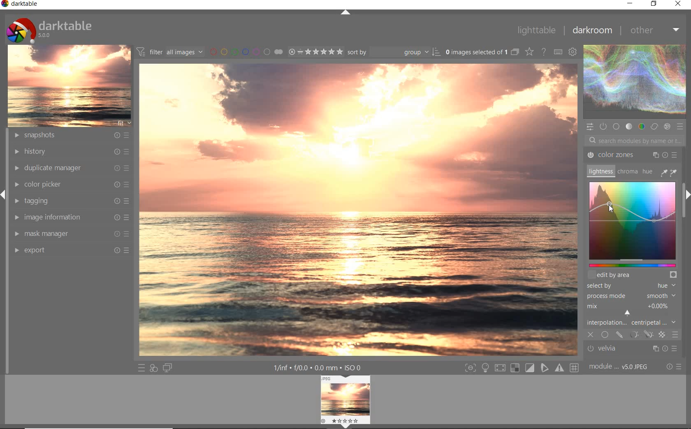 Image resolution: width=691 pixels, height=429 pixels. Describe the element at coordinates (669, 172) in the screenshot. I see `COLOR PICKER TOOLS` at that location.